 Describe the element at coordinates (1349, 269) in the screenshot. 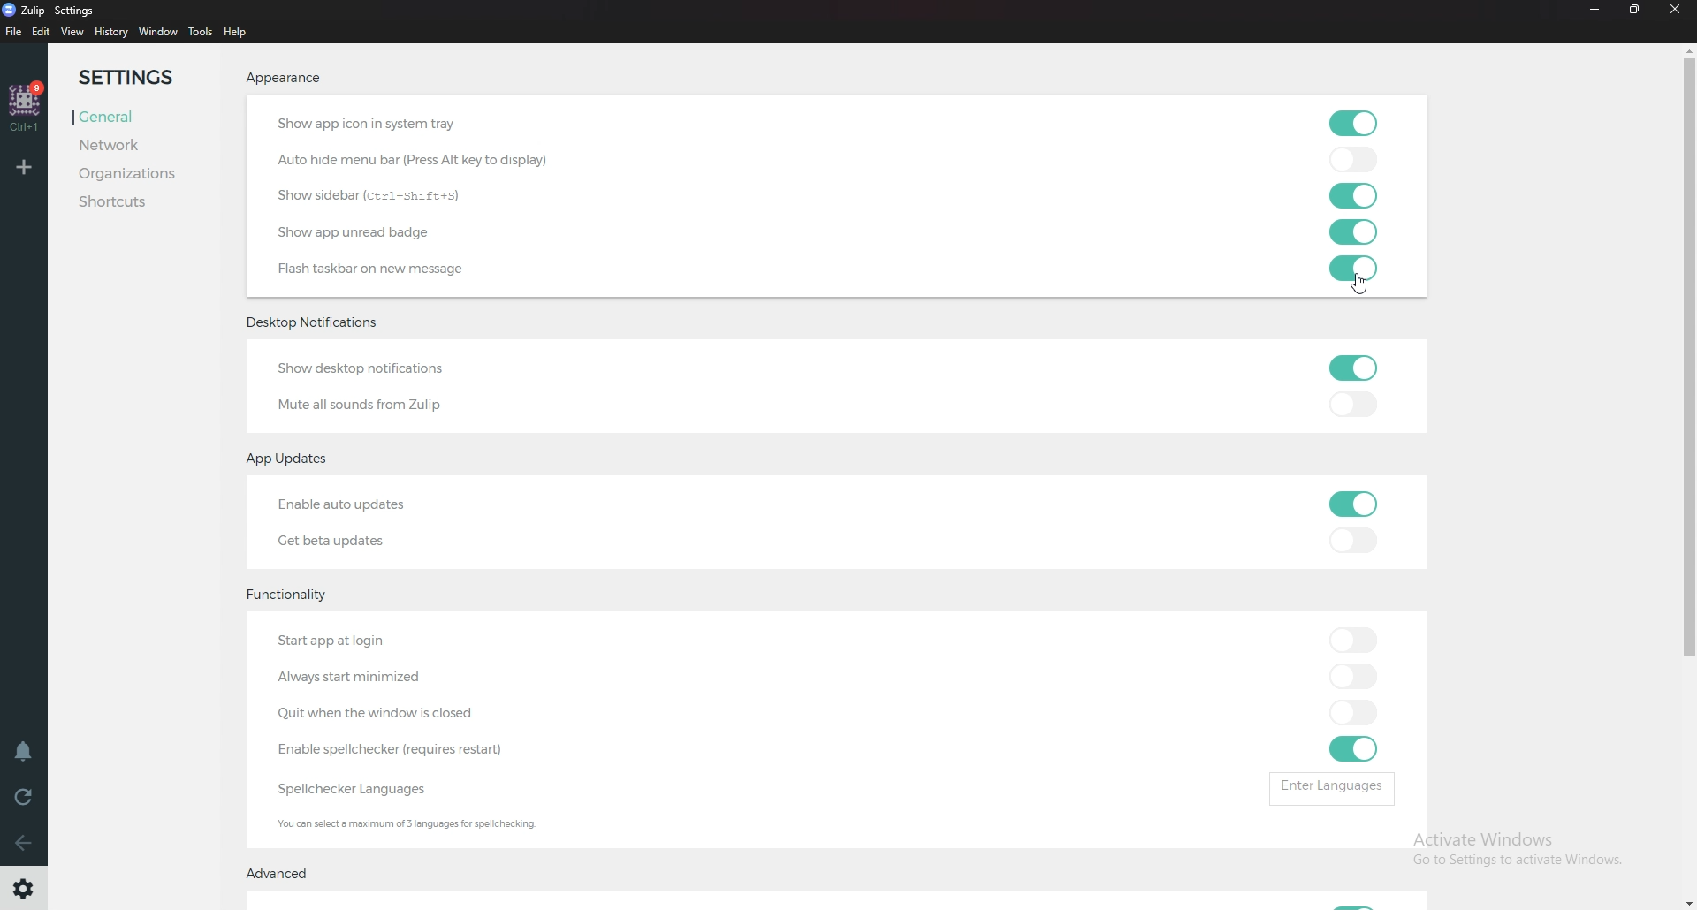

I see `toggle` at that location.